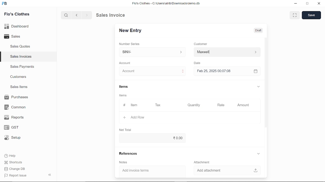 The width and height of the screenshot is (325, 182). Describe the element at coordinates (21, 57) in the screenshot. I see `Sales Invoices` at that location.